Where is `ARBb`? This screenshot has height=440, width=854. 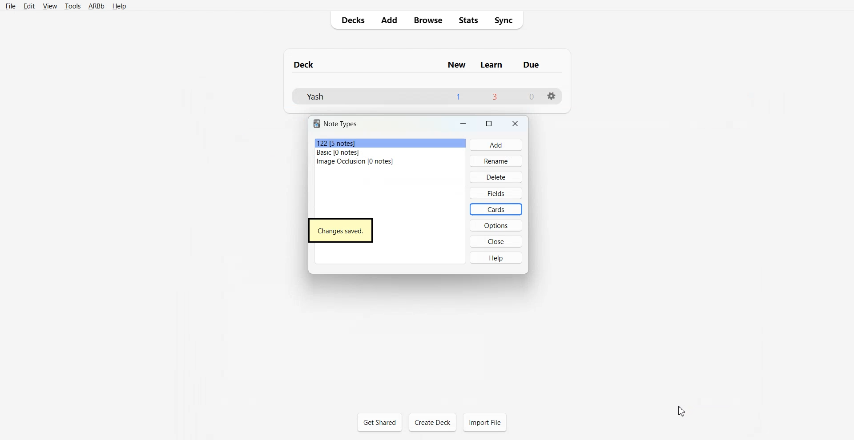 ARBb is located at coordinates (96, 7).